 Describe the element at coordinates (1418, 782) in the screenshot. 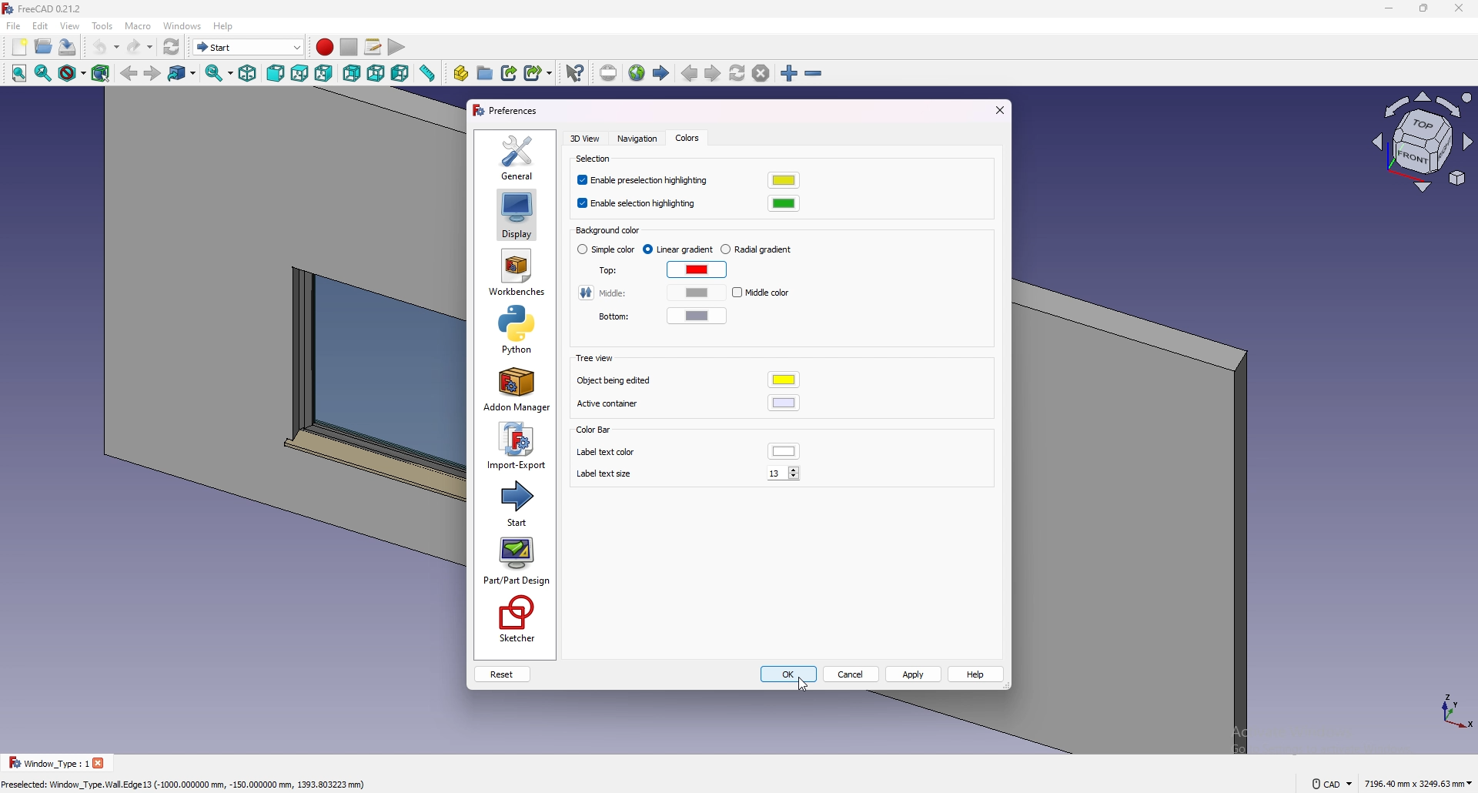

I see `7196.40 mm x 3243.63 mm ~~` at that location.